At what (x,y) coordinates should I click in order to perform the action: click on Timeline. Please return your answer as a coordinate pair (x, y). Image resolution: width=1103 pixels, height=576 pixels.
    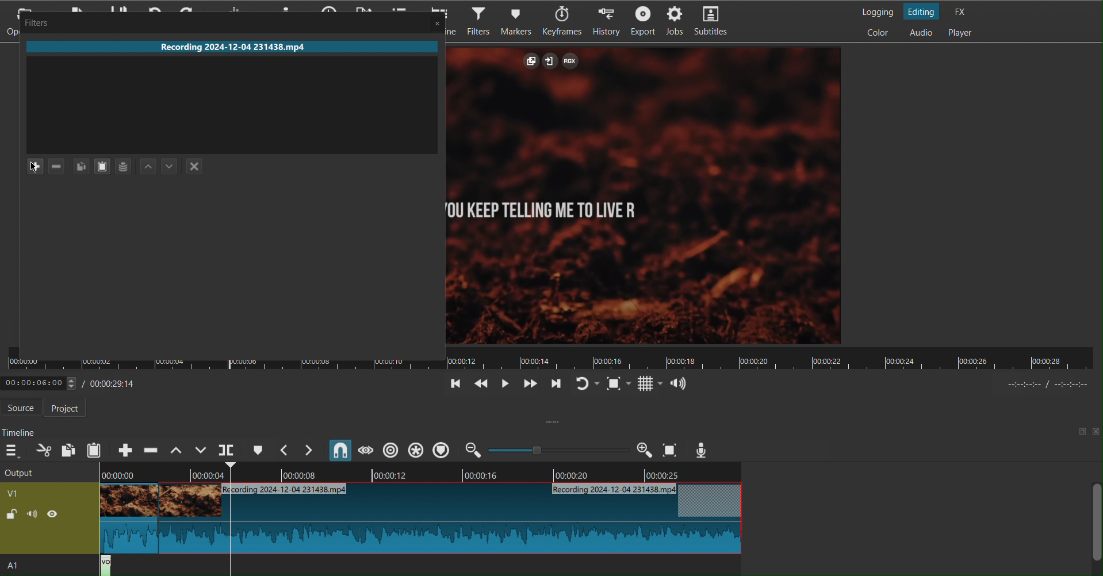
    Looking at the image, I should click on (553, 358).